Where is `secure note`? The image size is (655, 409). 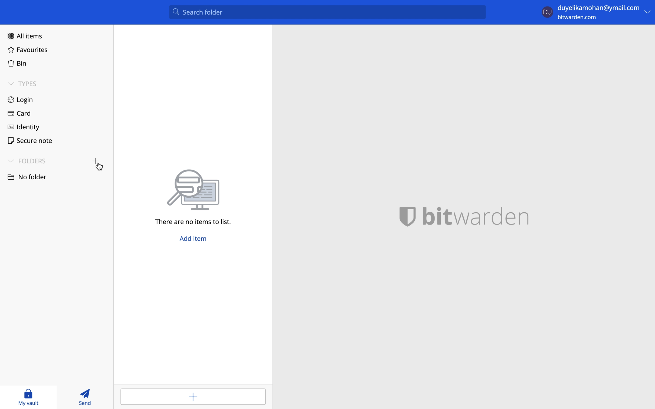
secure note is located at coordinates (28, 140).